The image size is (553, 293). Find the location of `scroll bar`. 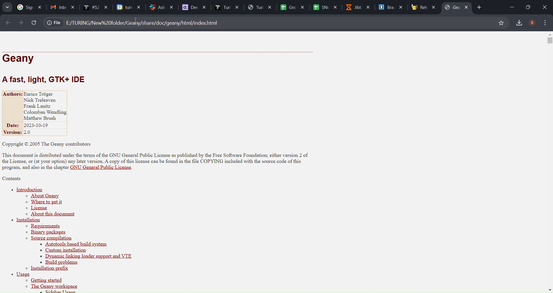

scroll bar is located at coordinates (548, 41).